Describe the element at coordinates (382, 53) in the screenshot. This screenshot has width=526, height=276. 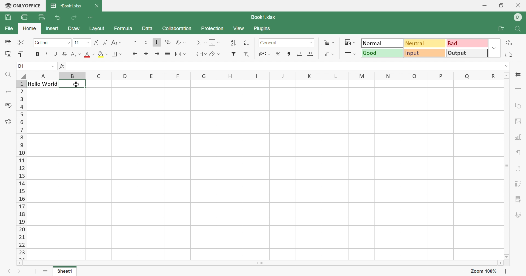
I see `Good` at that location.